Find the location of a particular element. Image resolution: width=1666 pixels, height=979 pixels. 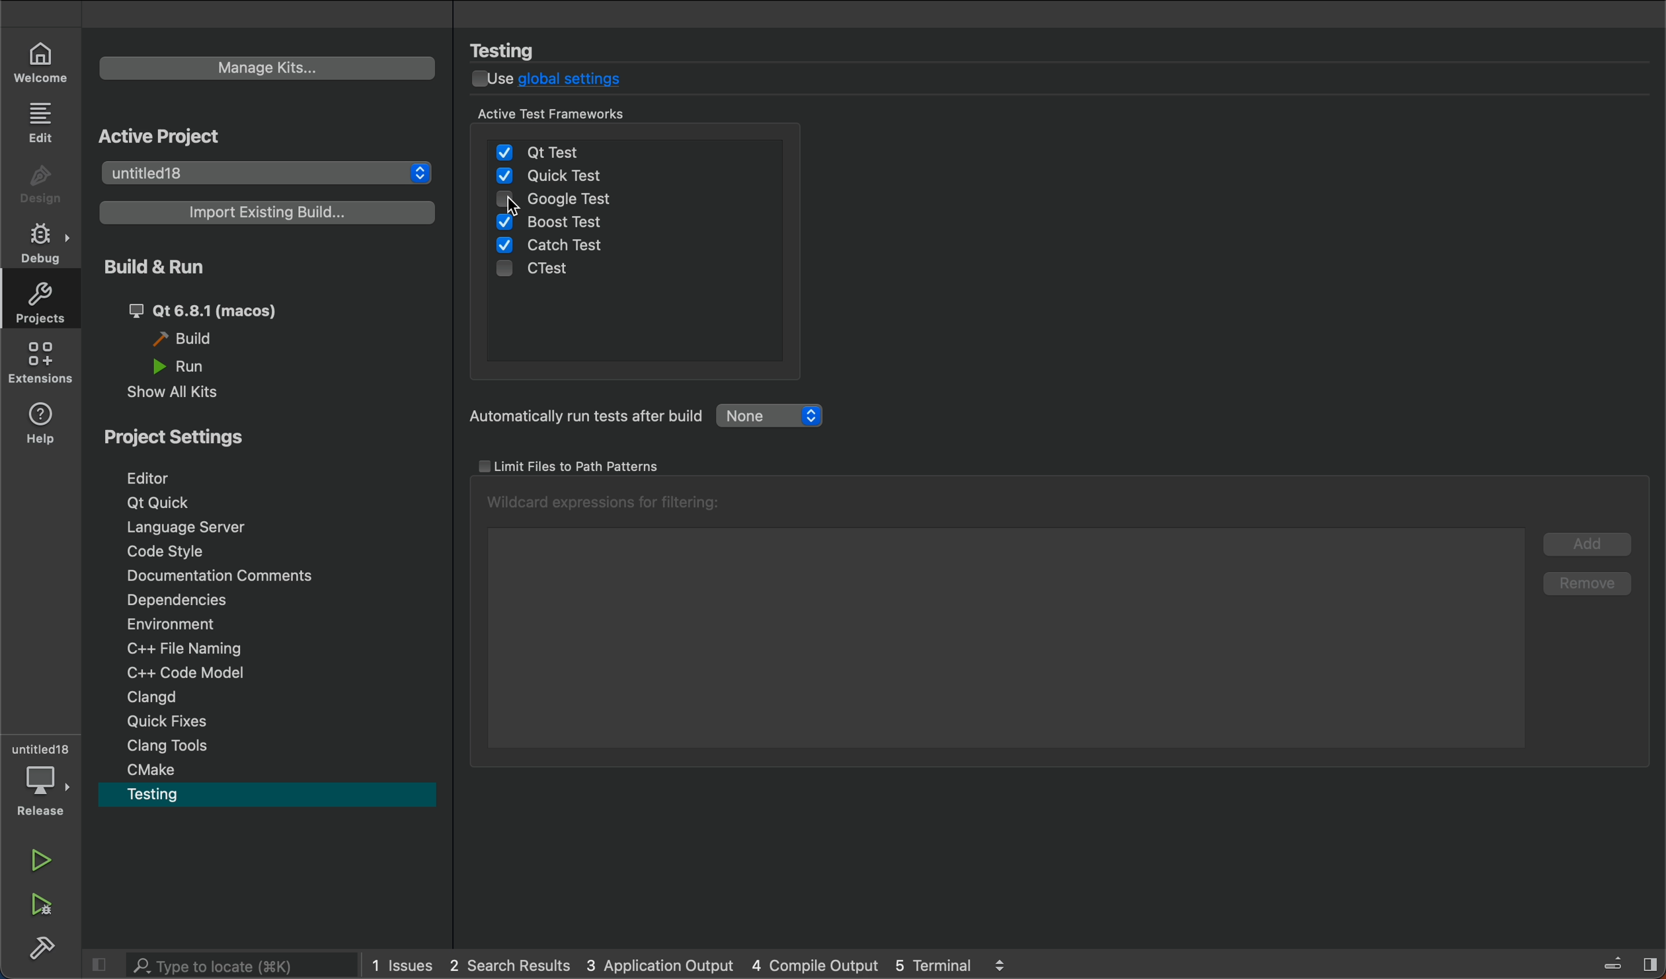

buikd is located at coordinates (38, 947).